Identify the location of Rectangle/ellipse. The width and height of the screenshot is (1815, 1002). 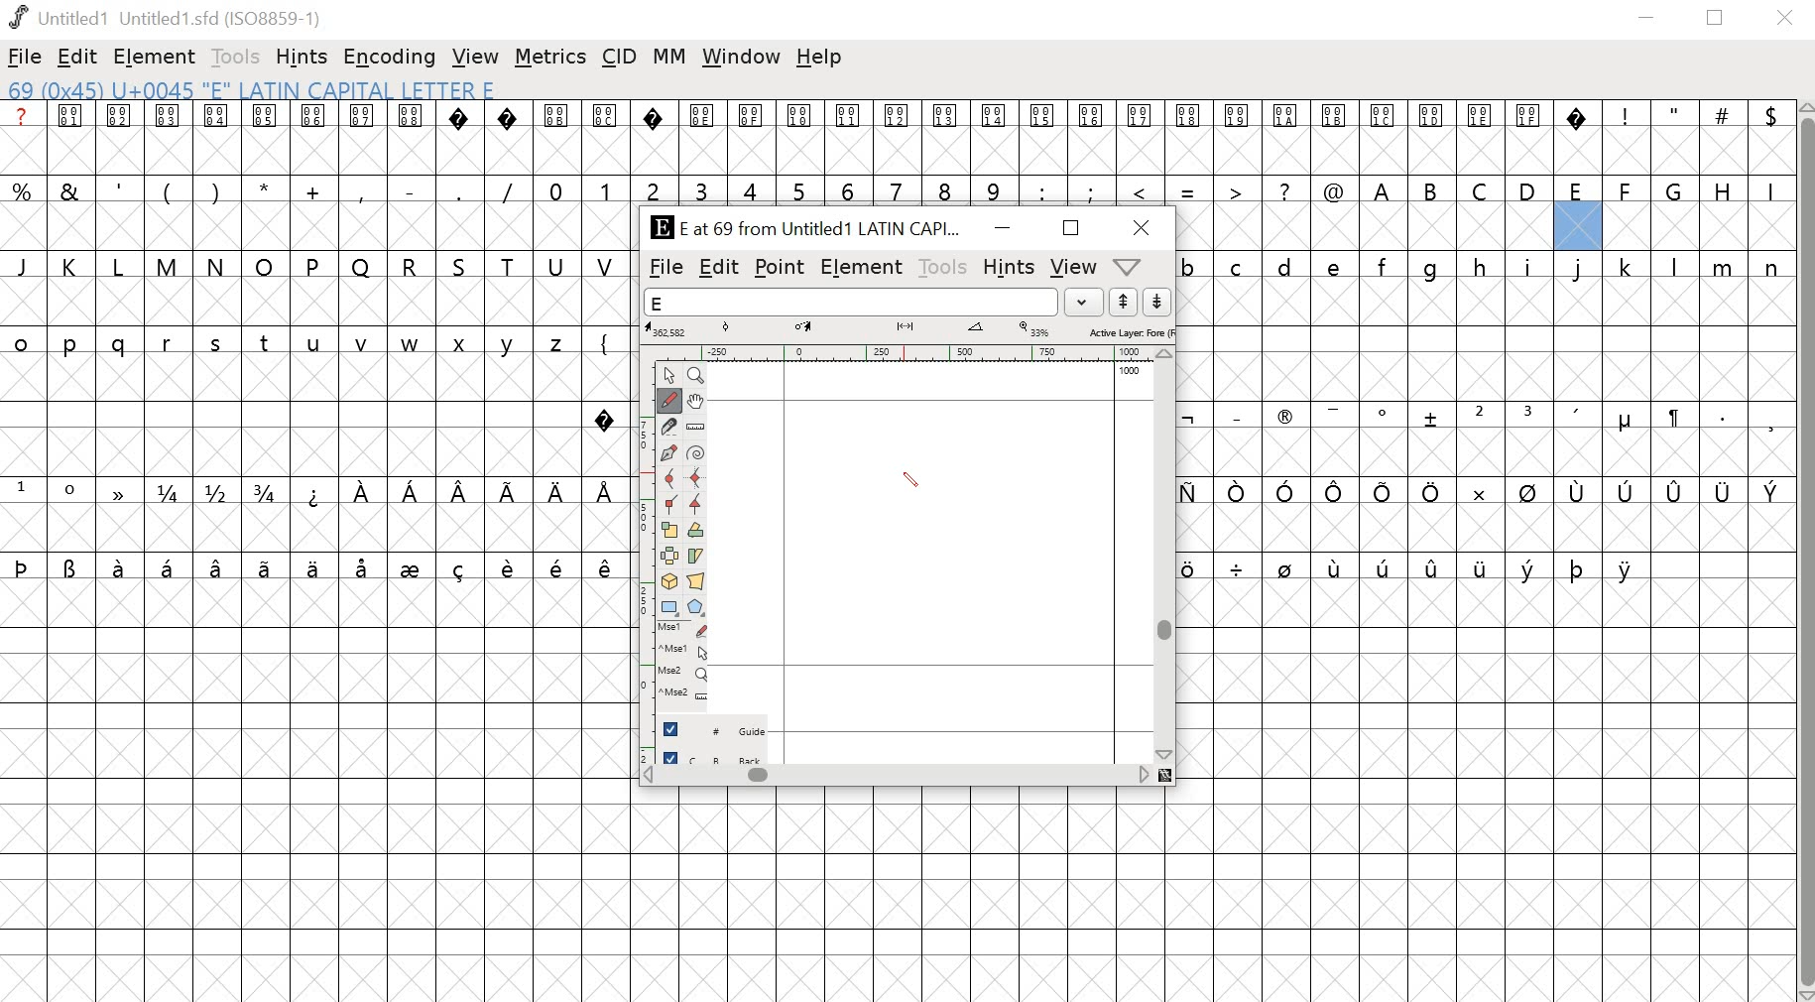
(668, 608).